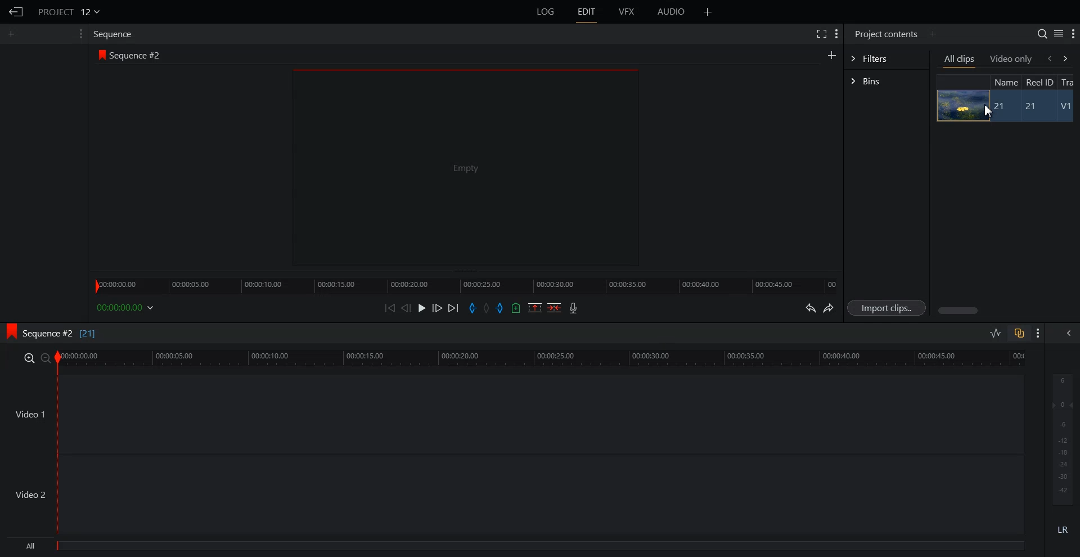 The height and width of the screenshot is (557, 1080). I want to click on Video only, so click(1011, 59).